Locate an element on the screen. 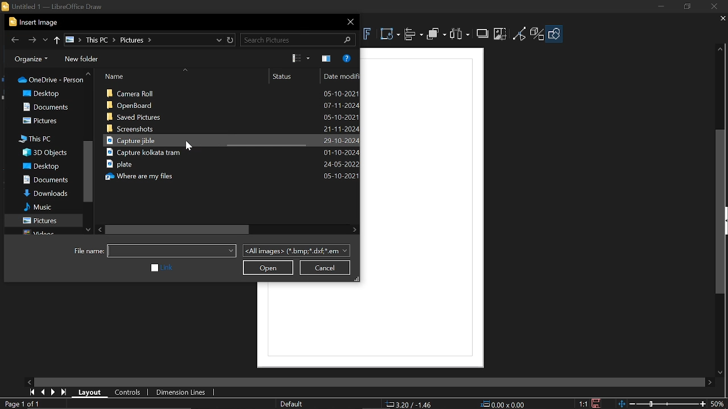 This screenshot has height=409, width=728. Move right is located at coordinates (357, 229).